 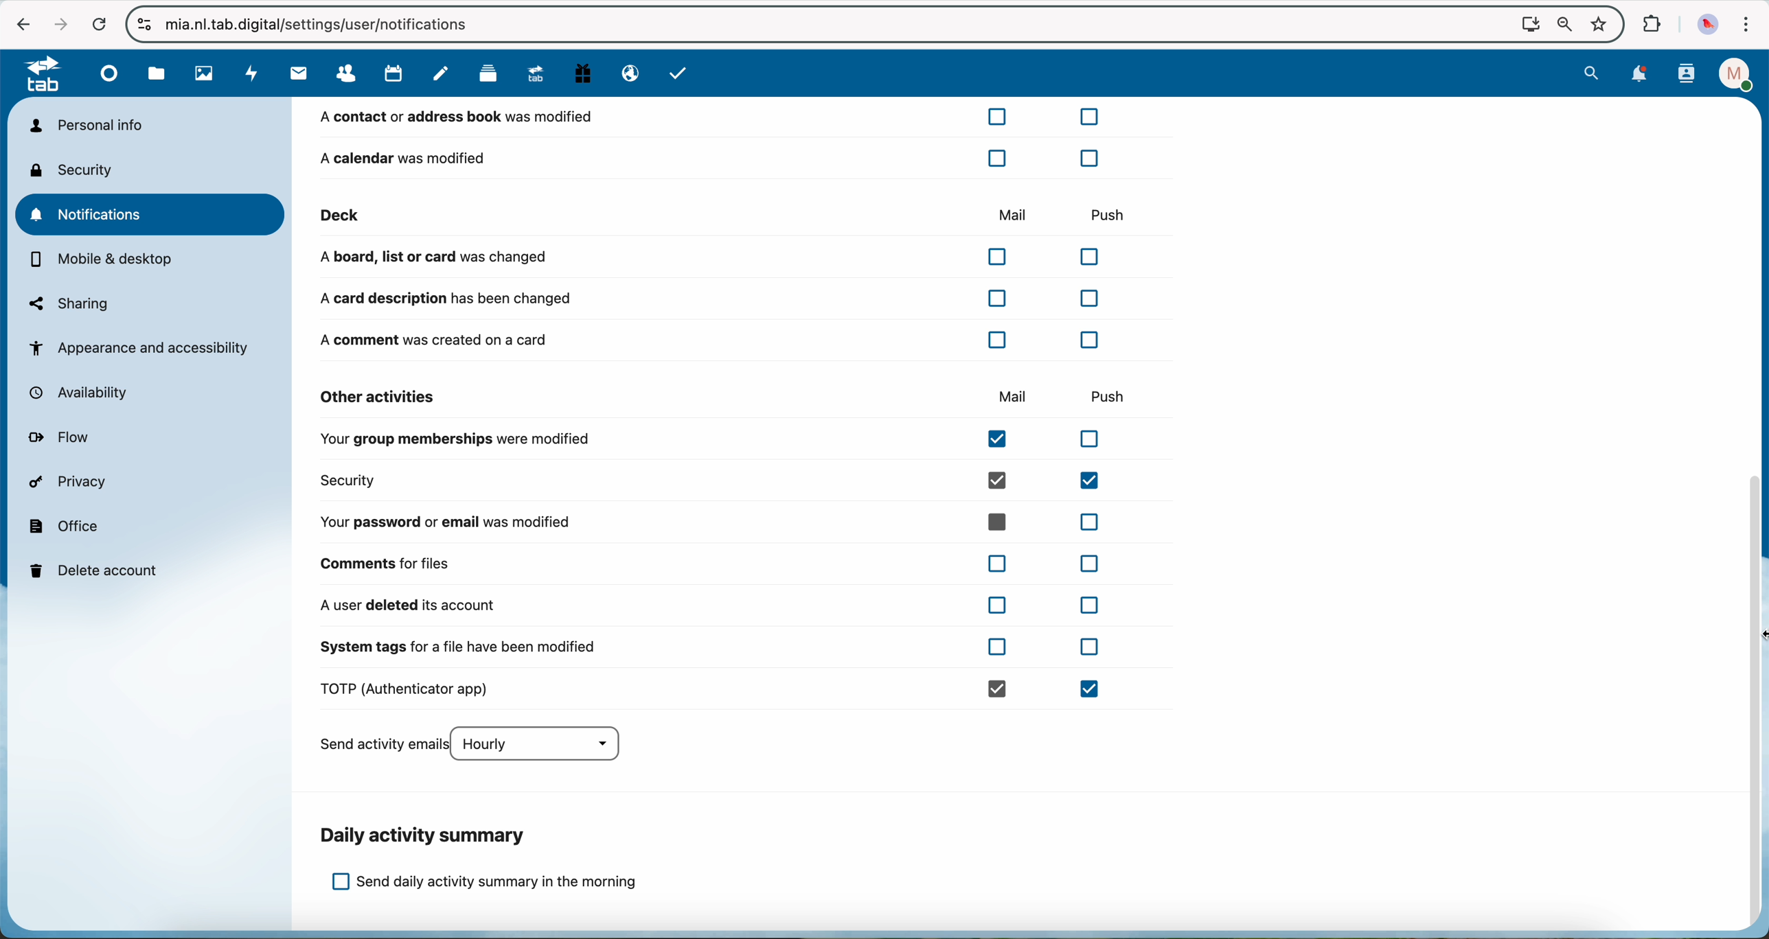 I want to click on url, so click(x=332, y=24).